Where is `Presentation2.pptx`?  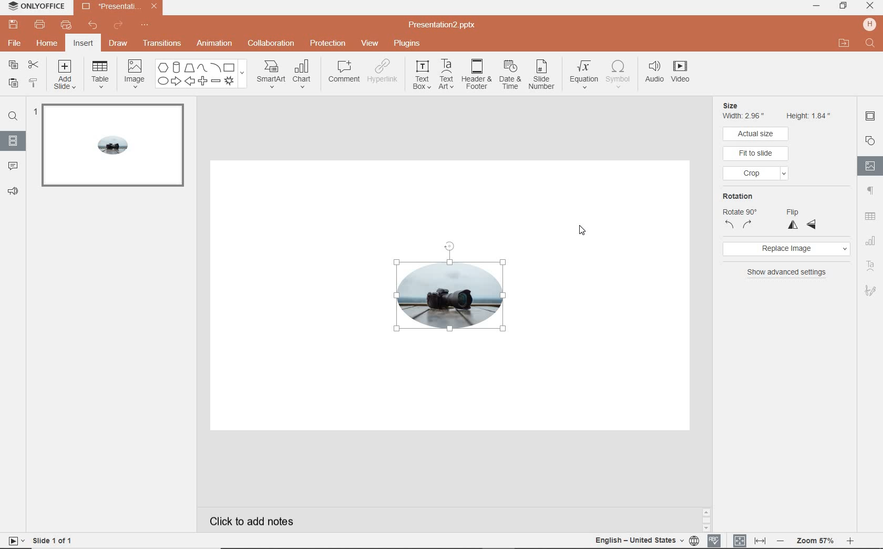
Presentation2.pptx is located at coordinates (451, 24).